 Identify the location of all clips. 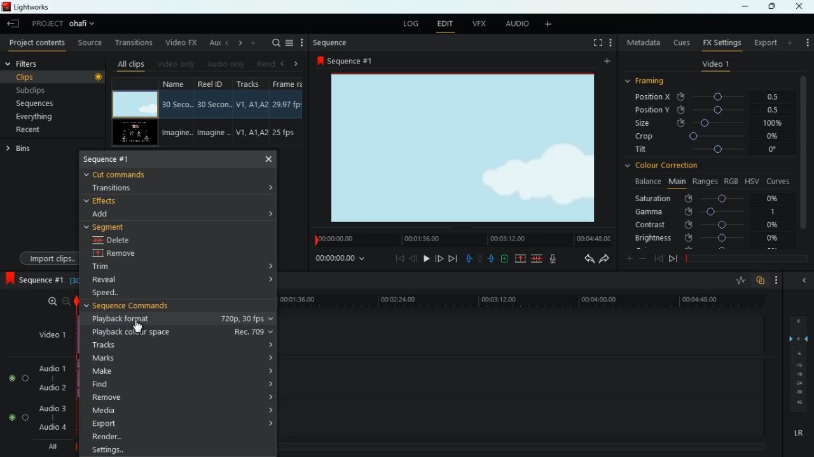
(129, 65).